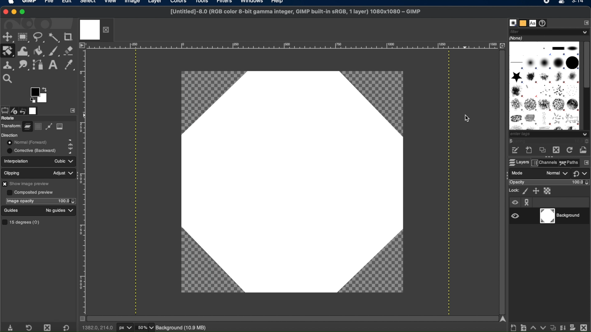 The height and width of the screenshot is (332, 591). What do you see at coordinates (70, 141) in the screenshot?
I see `normal forward` at bounding box center [70, 141].